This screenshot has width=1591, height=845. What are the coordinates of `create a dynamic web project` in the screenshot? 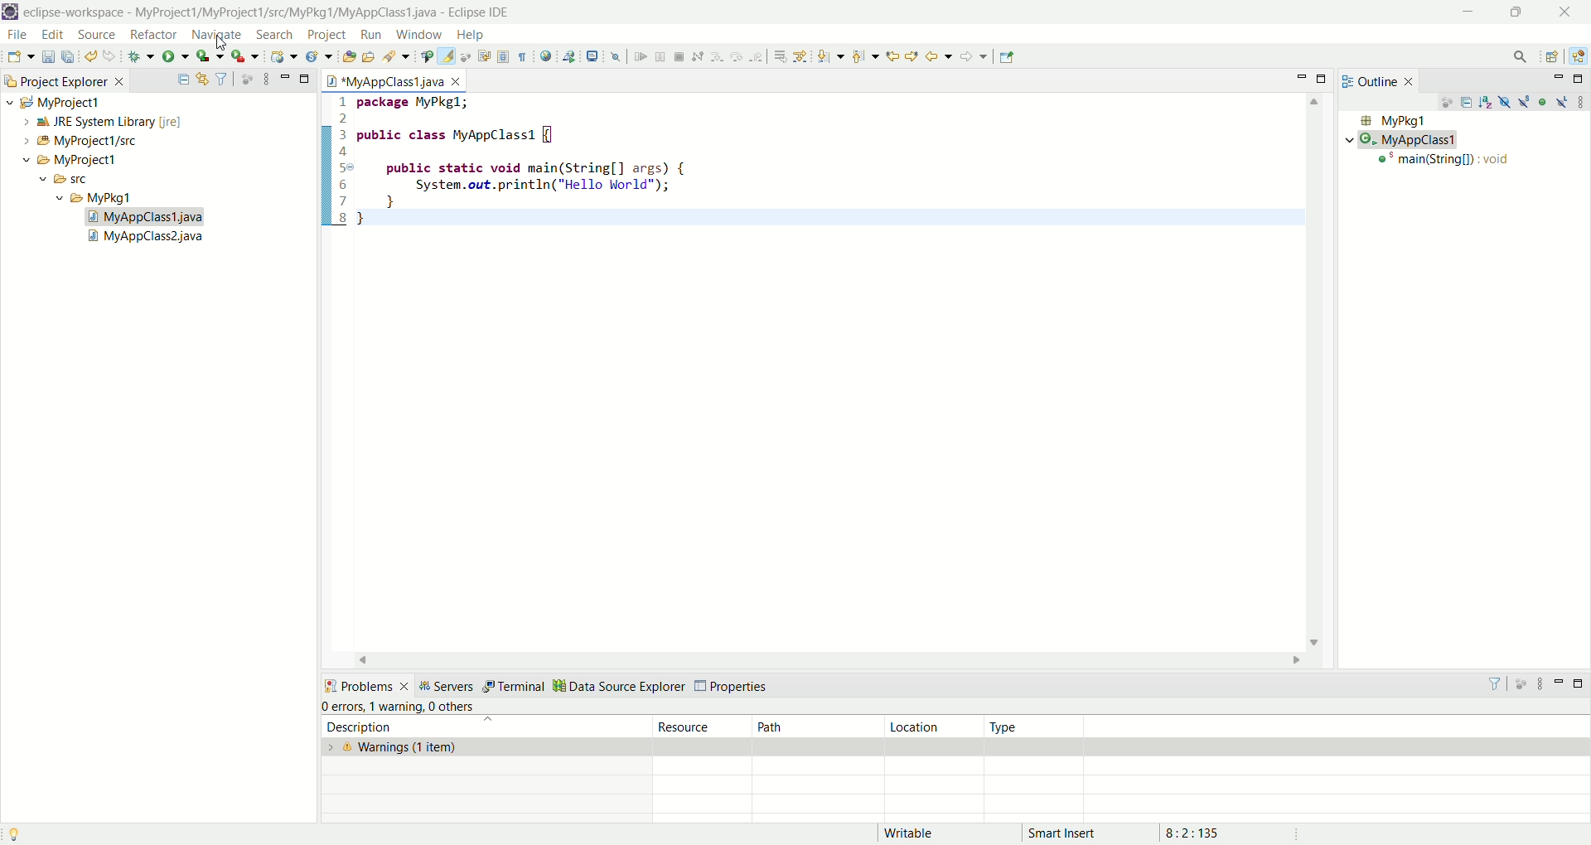 It's located at (284, 56).